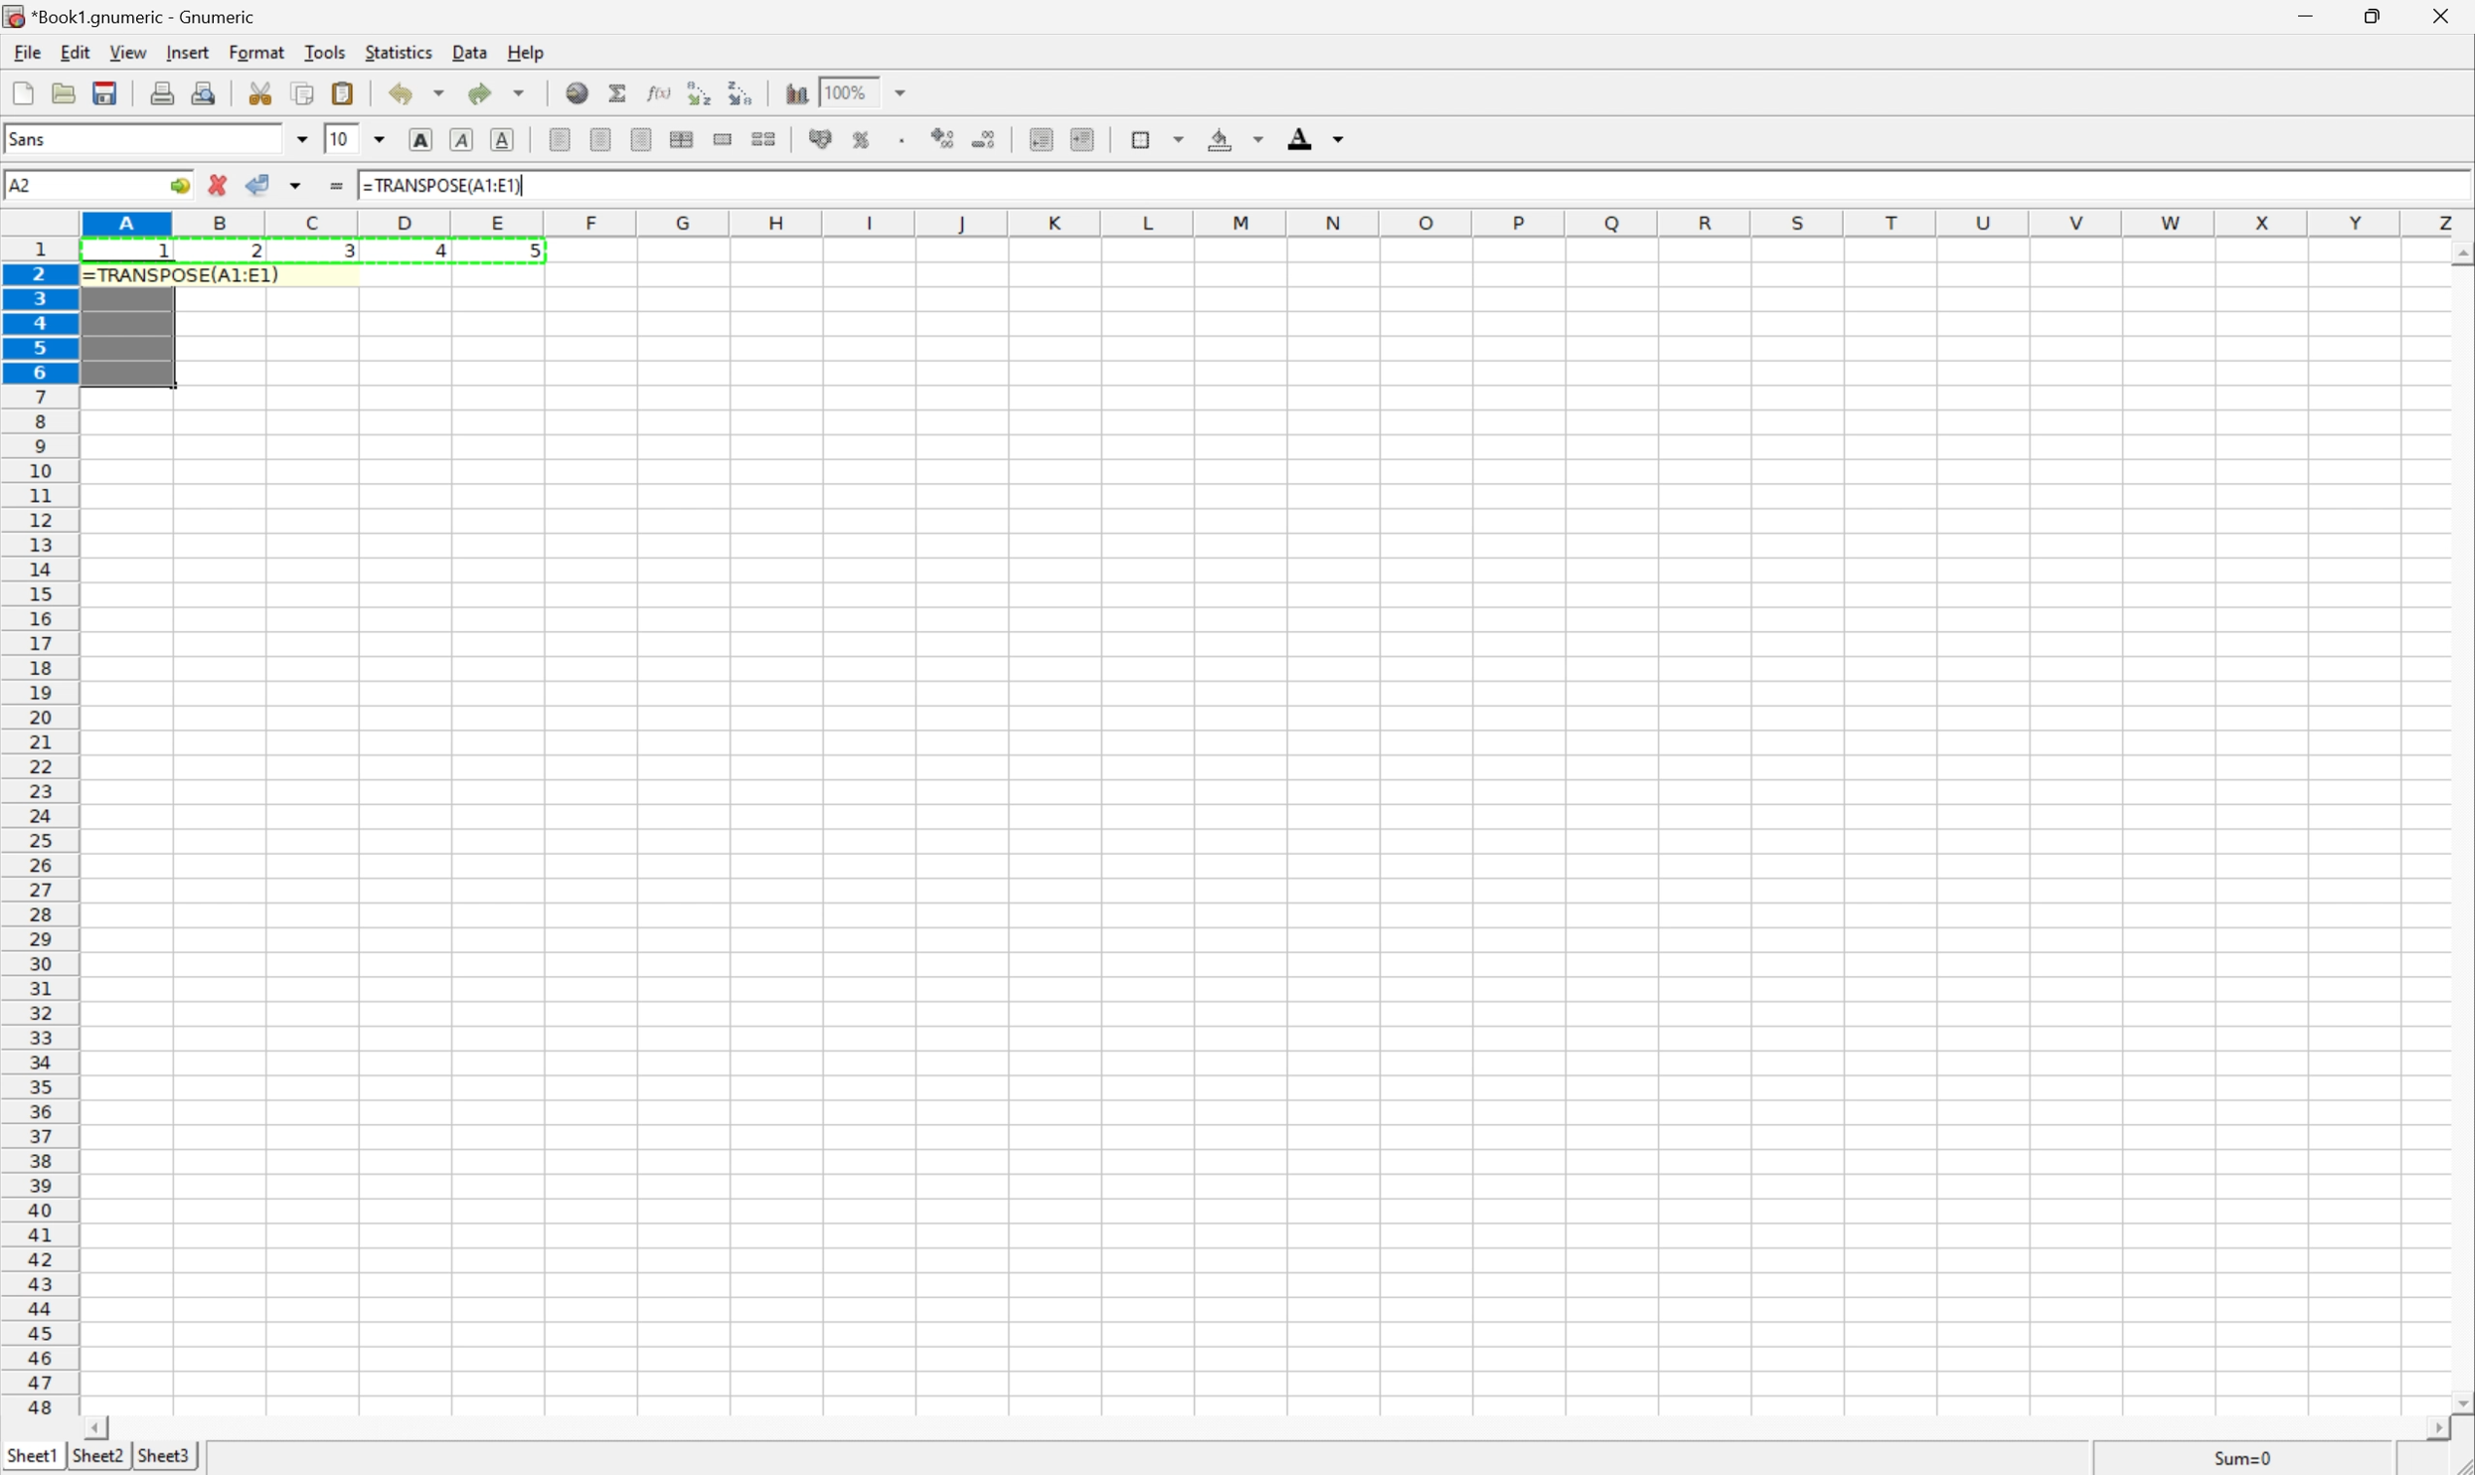 Image resolution: width=2475 pixels, height=1475 pixels. What do you see at coordinates (505, 139) in the screenshot?
I see `underline` at bounding box center [505, 139].